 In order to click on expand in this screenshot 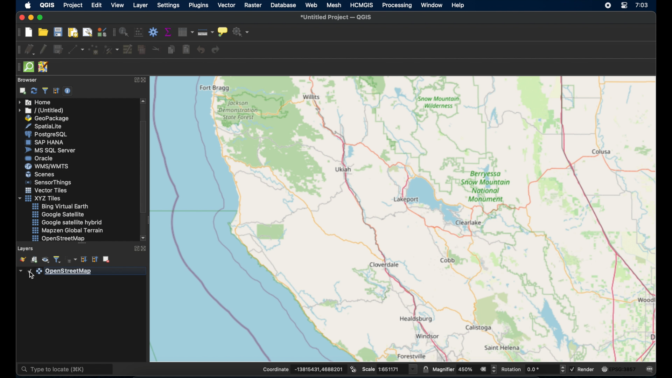, I will do `click(135, 249)`.